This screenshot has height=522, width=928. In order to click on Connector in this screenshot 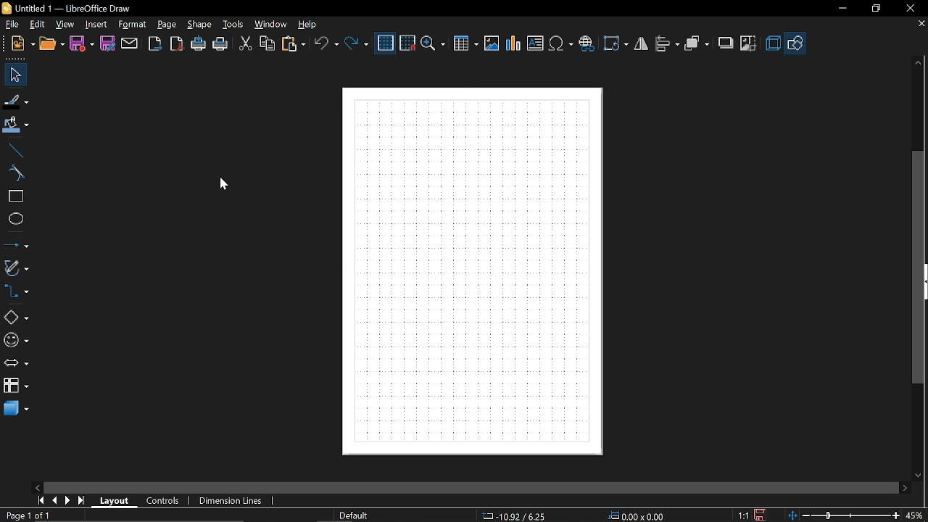, I will do `click(16, 292)`.